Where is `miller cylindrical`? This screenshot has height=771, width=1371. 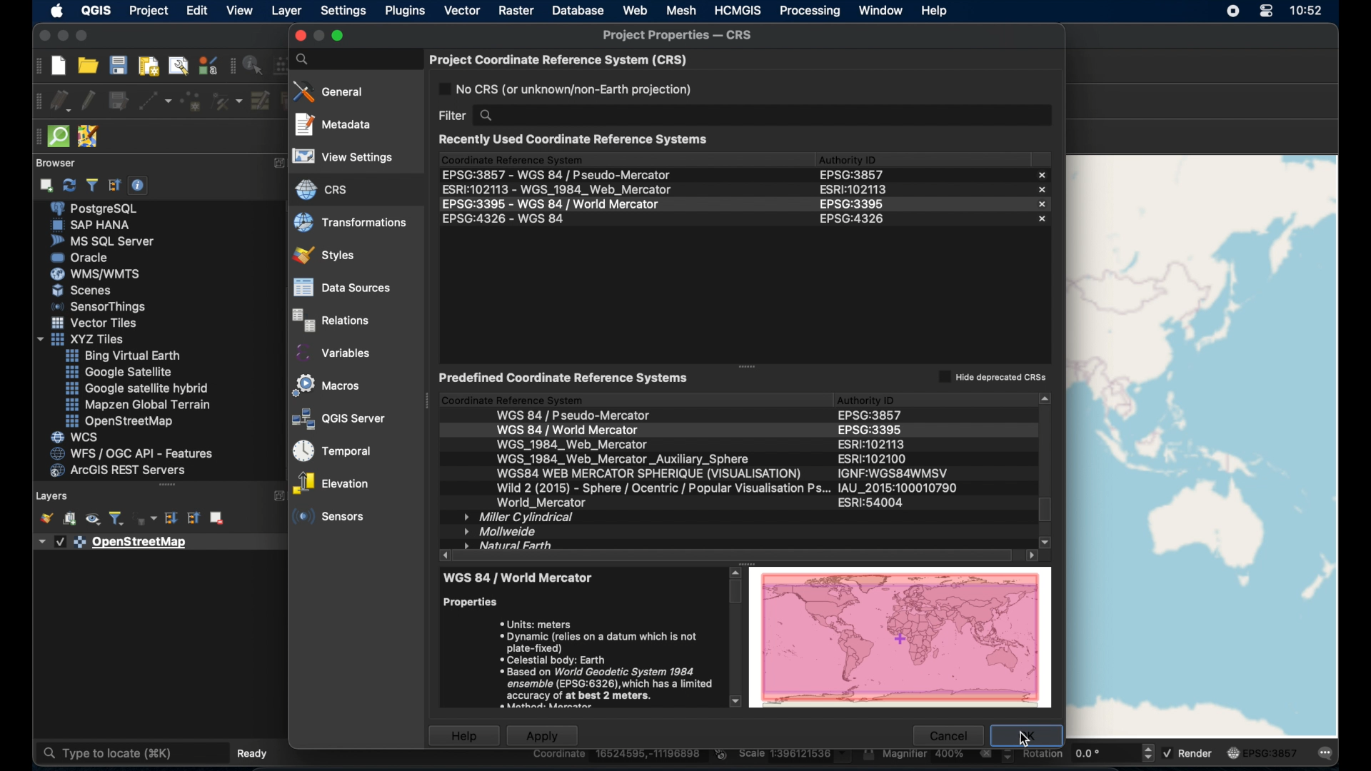 miller cylindrical is located at coordinates (519, 516).